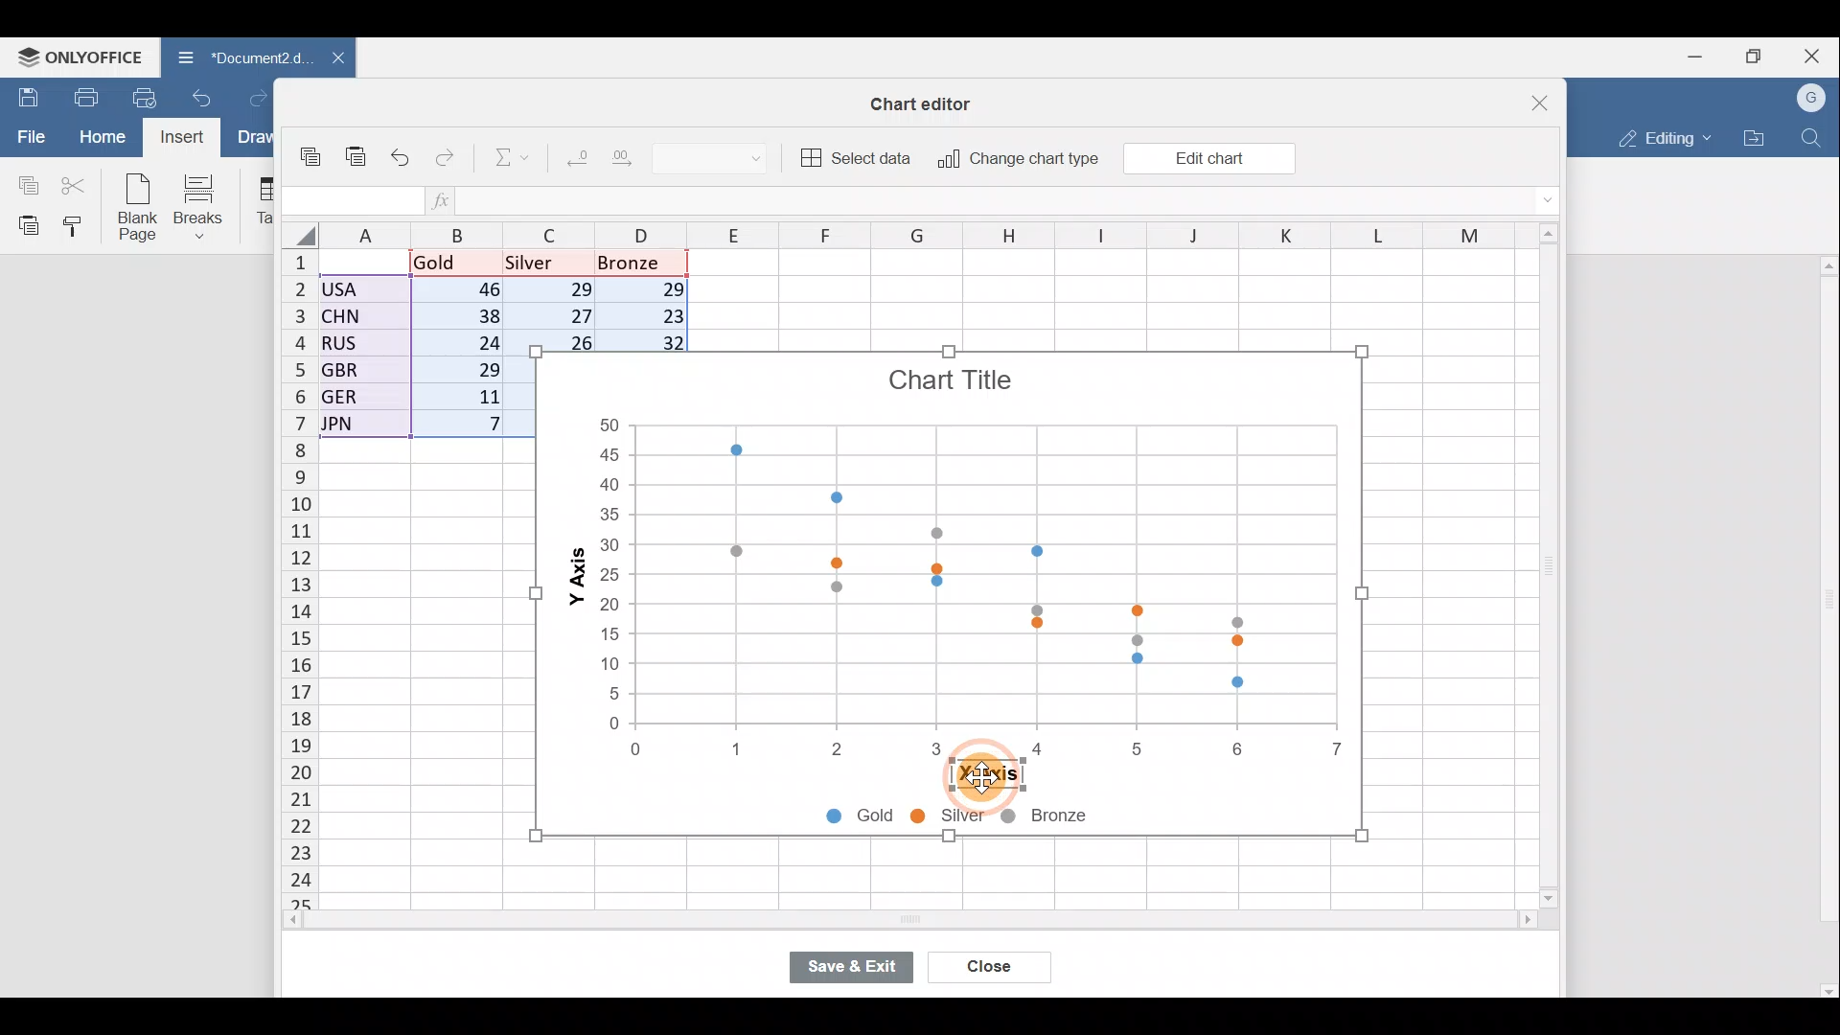 The width and height of the screenshot is (1840, 1035). Describe the element at coordinates (208, 205) in the screenshot. I see `Breaks` at that location.